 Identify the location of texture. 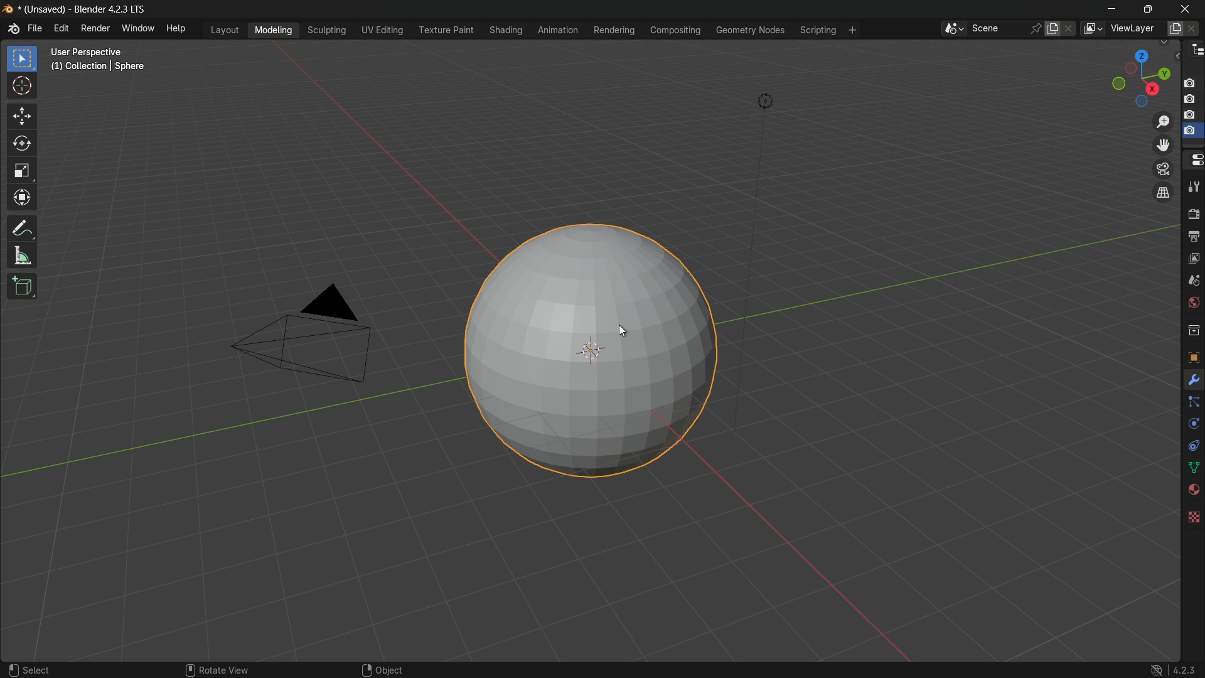
(1193, 515).